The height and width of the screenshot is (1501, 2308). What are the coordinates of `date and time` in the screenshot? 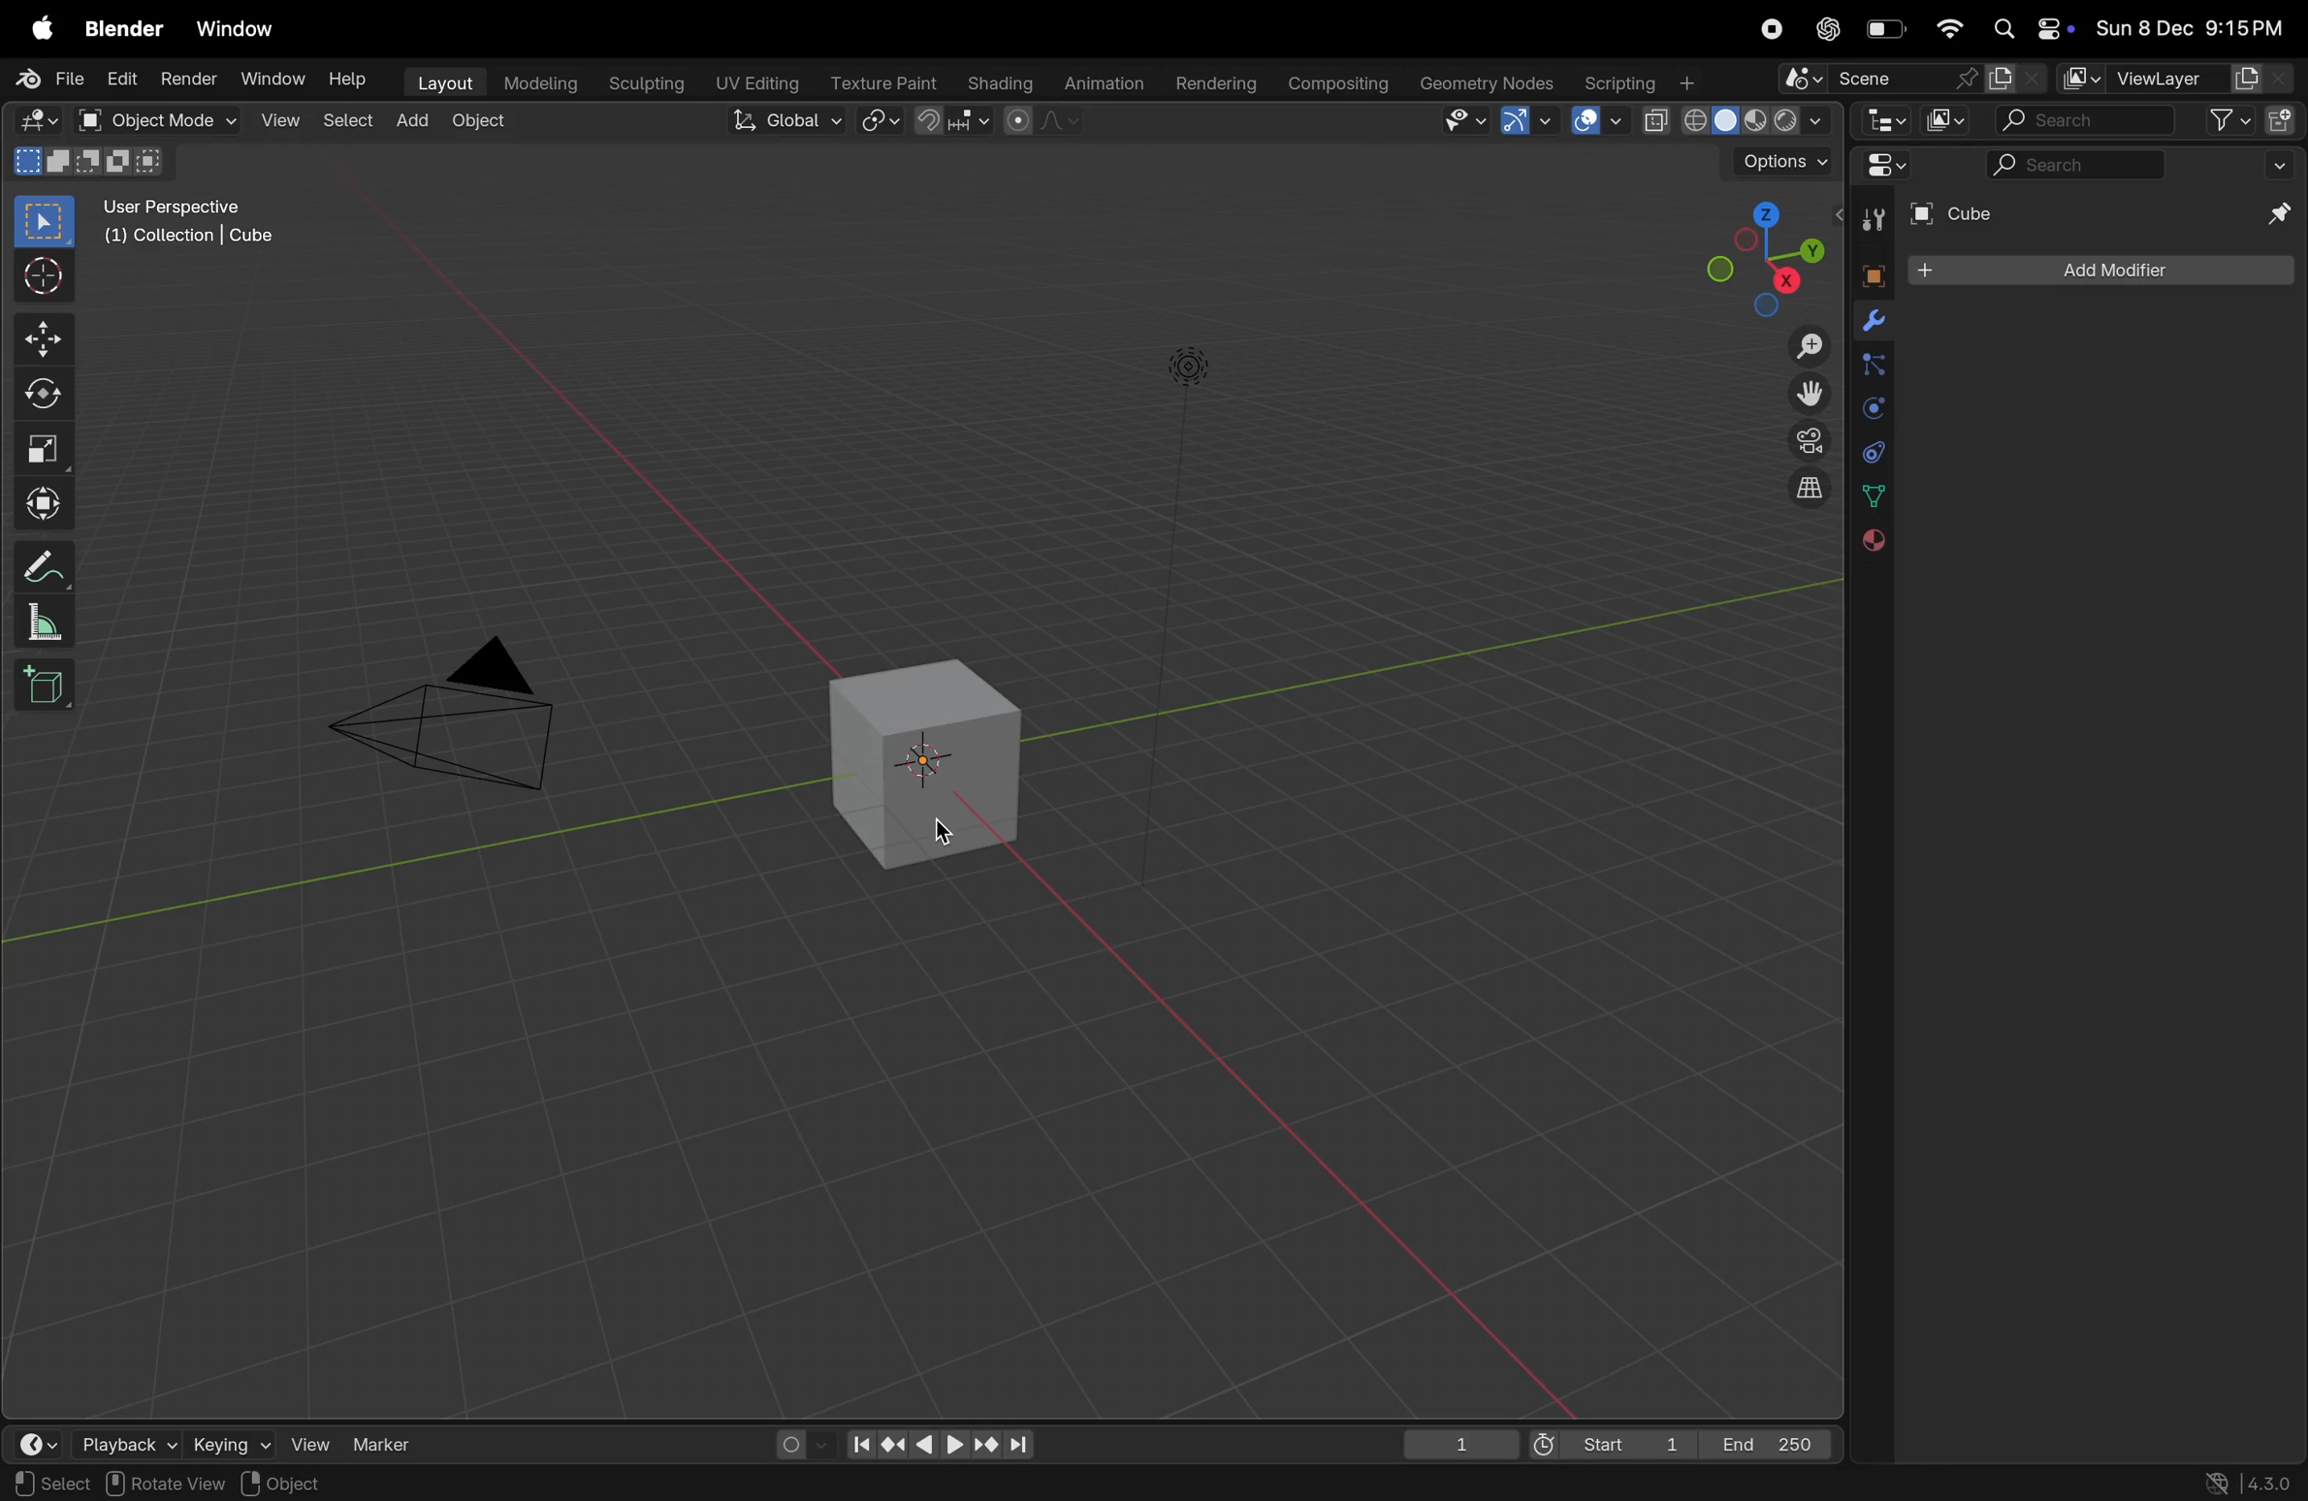 It's located at (2191, 31).